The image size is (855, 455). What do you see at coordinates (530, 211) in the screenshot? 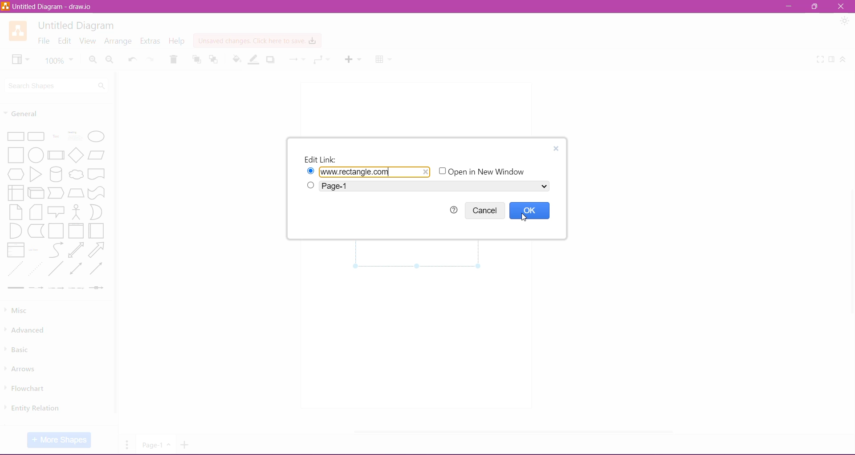
I see `OK` at bounding box center [530, 211].